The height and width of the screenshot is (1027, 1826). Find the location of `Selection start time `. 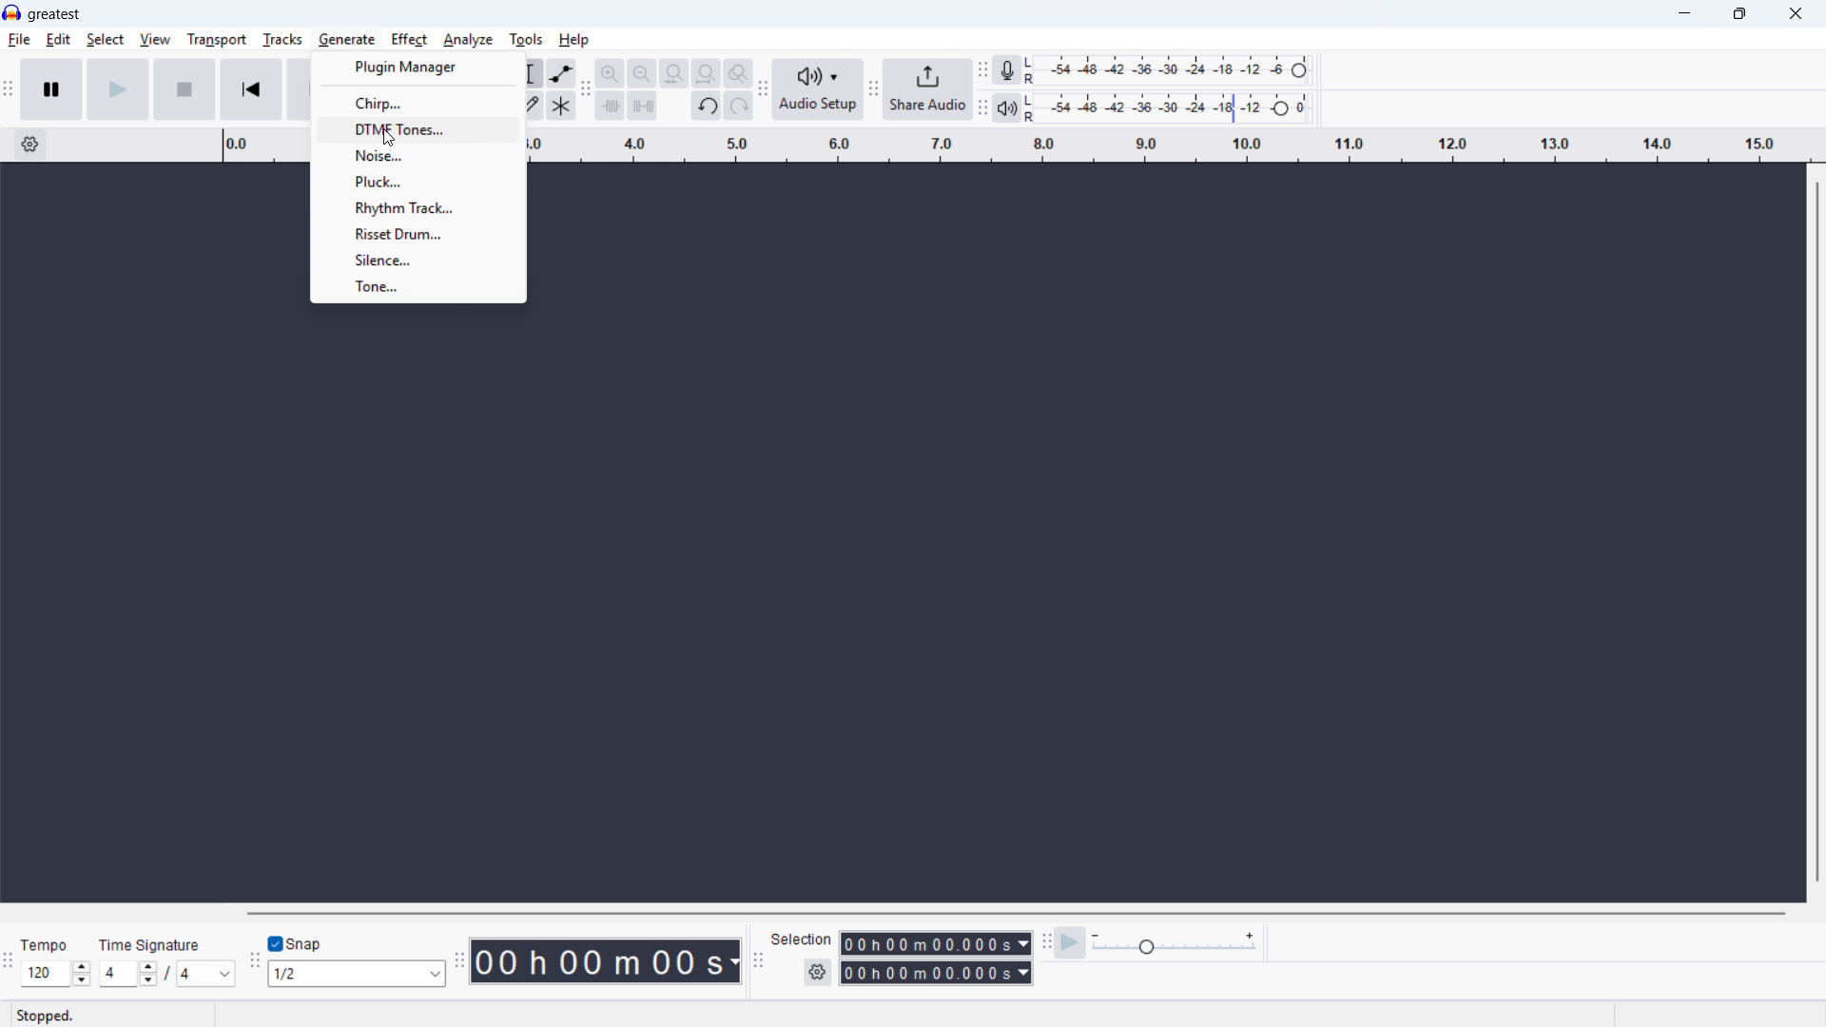

Selection start time  is located at coordinates (934, 943).